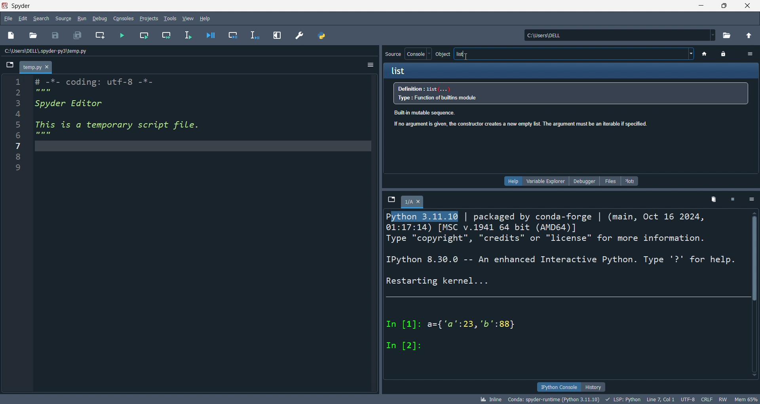 This screenshot has width=760, height=404. What do you see at coordinates (624, 399) in the screenshot?
I see `LSP:Python` at bounding box center [624, 399].